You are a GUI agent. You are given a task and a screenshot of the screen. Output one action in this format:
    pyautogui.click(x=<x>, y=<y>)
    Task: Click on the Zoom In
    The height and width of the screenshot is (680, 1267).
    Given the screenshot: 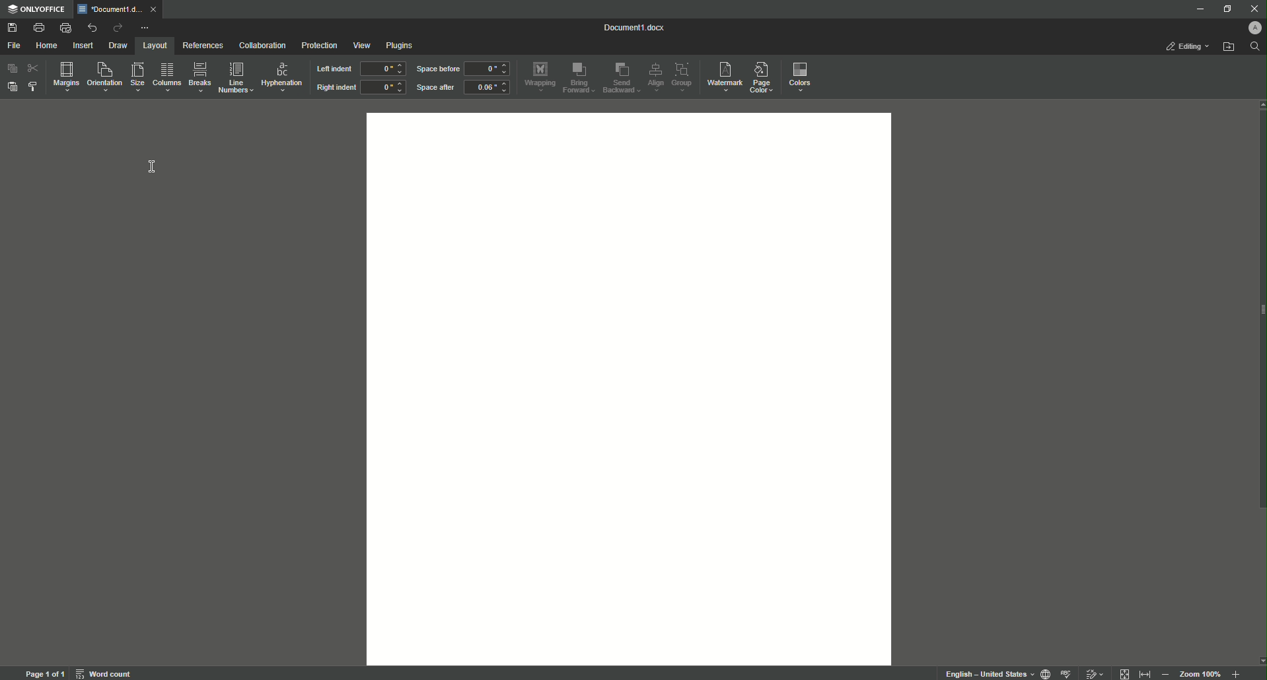 What is the action you would take?
    pyautogui.click(x=1167, y=673)
    